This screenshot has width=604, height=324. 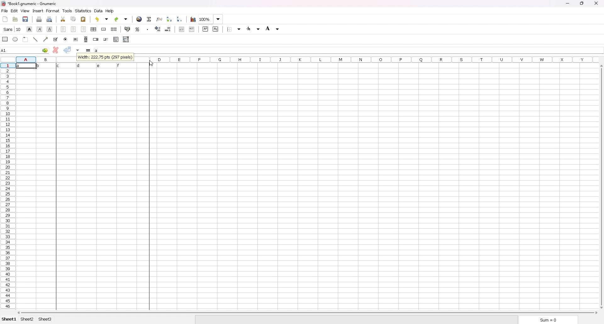 I want to click on hyperlink, so click(x=139, y=19).